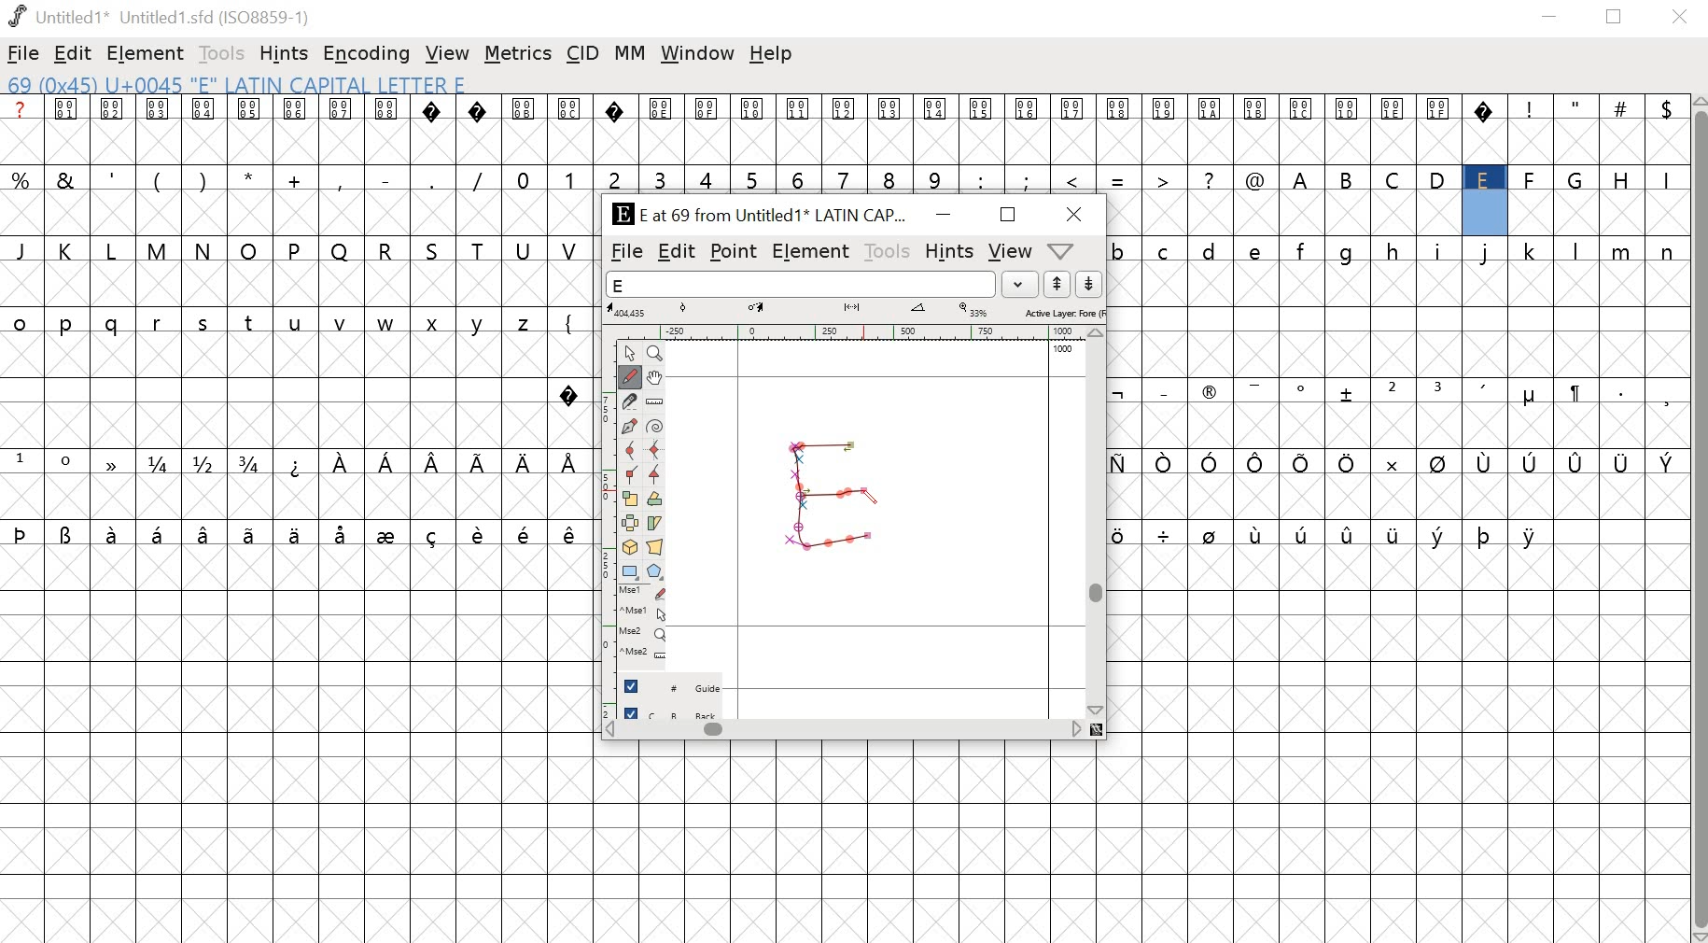  What do you see at coordinates (642, 634) in the screenshot?
I see `Mouse wheel button` at bounding box center [642, 634].